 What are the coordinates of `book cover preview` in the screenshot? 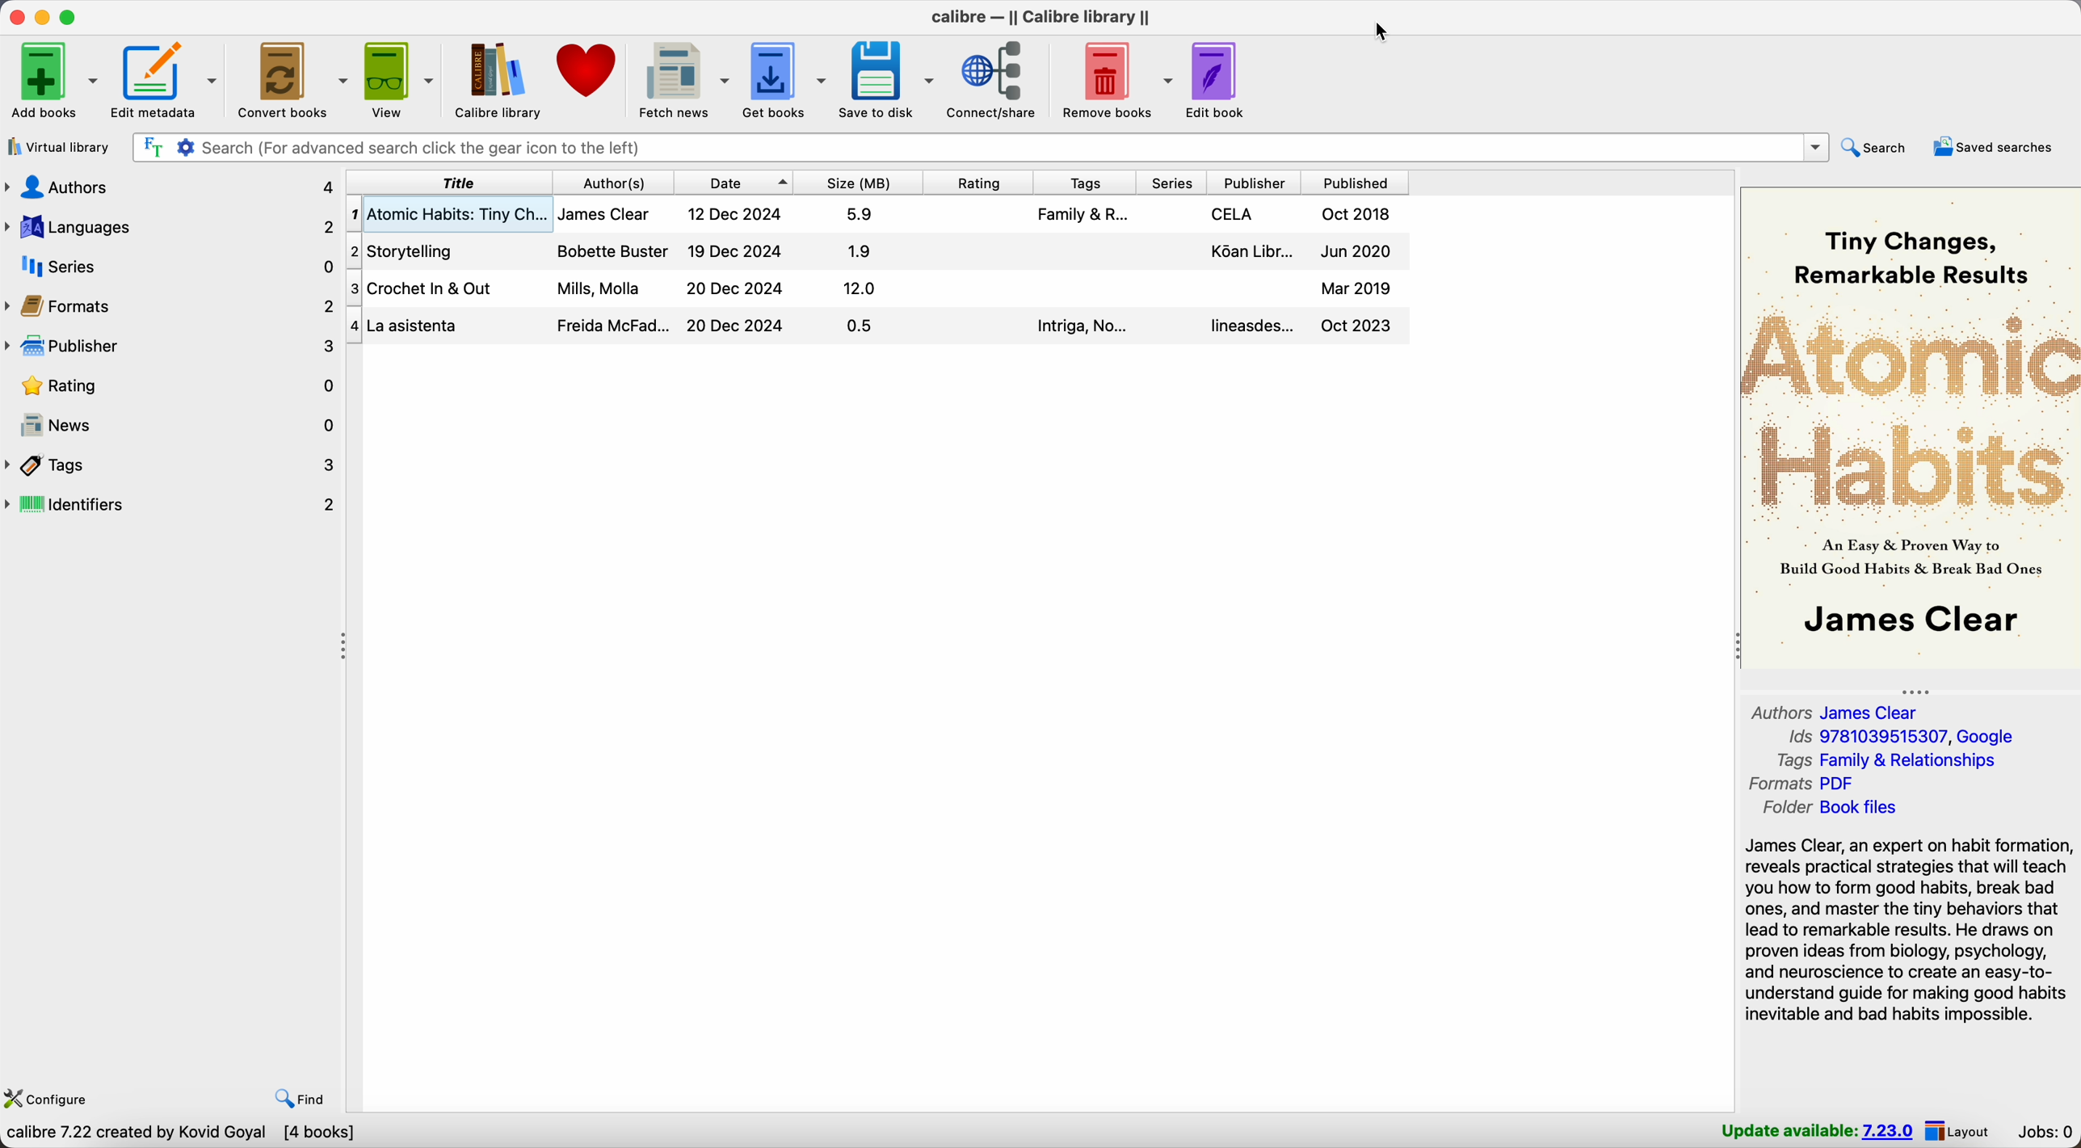 It's located at (1909, 426).